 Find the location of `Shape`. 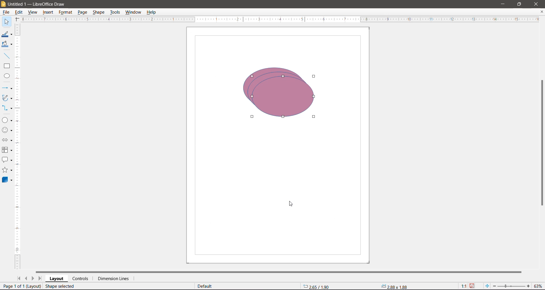

Shape is located at coordinates (98, 12).